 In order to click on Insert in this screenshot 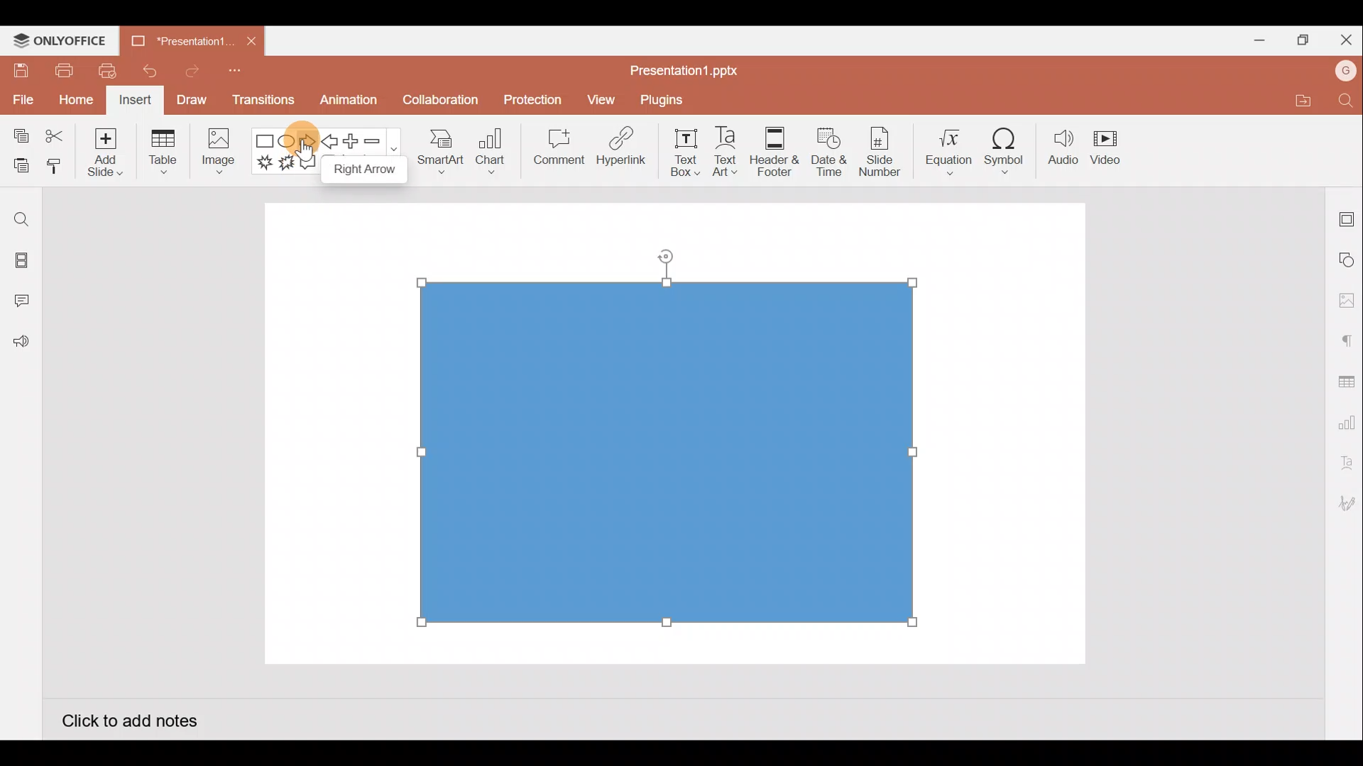, I will do `click(136, 101)`.